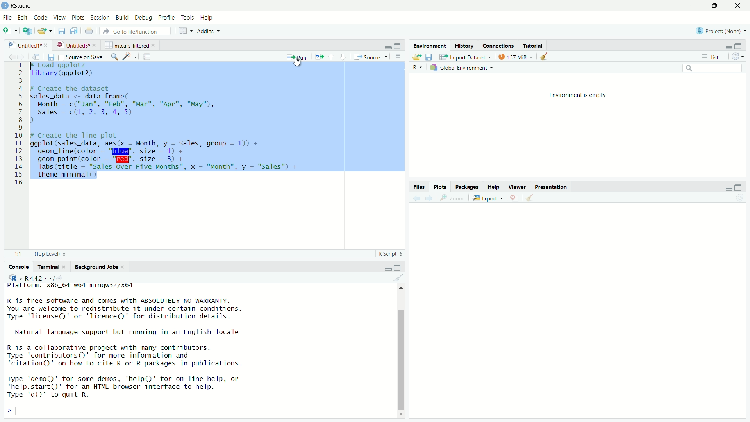 The width and height of the screenshot is (750, 422). Describe the element at coordinates (387, 47) in the screenshot. I see `minimize` at that location.